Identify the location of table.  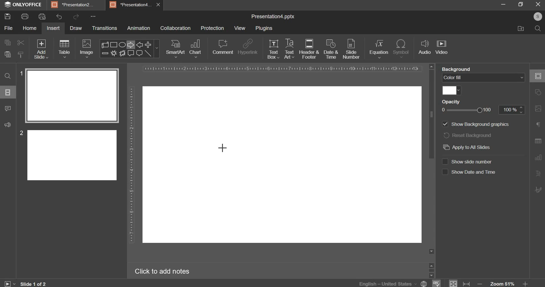
(64, 49).